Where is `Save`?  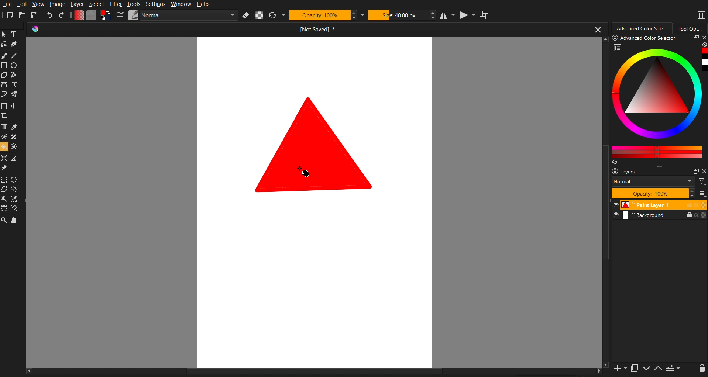
Save is located at coordinates (35, 15).